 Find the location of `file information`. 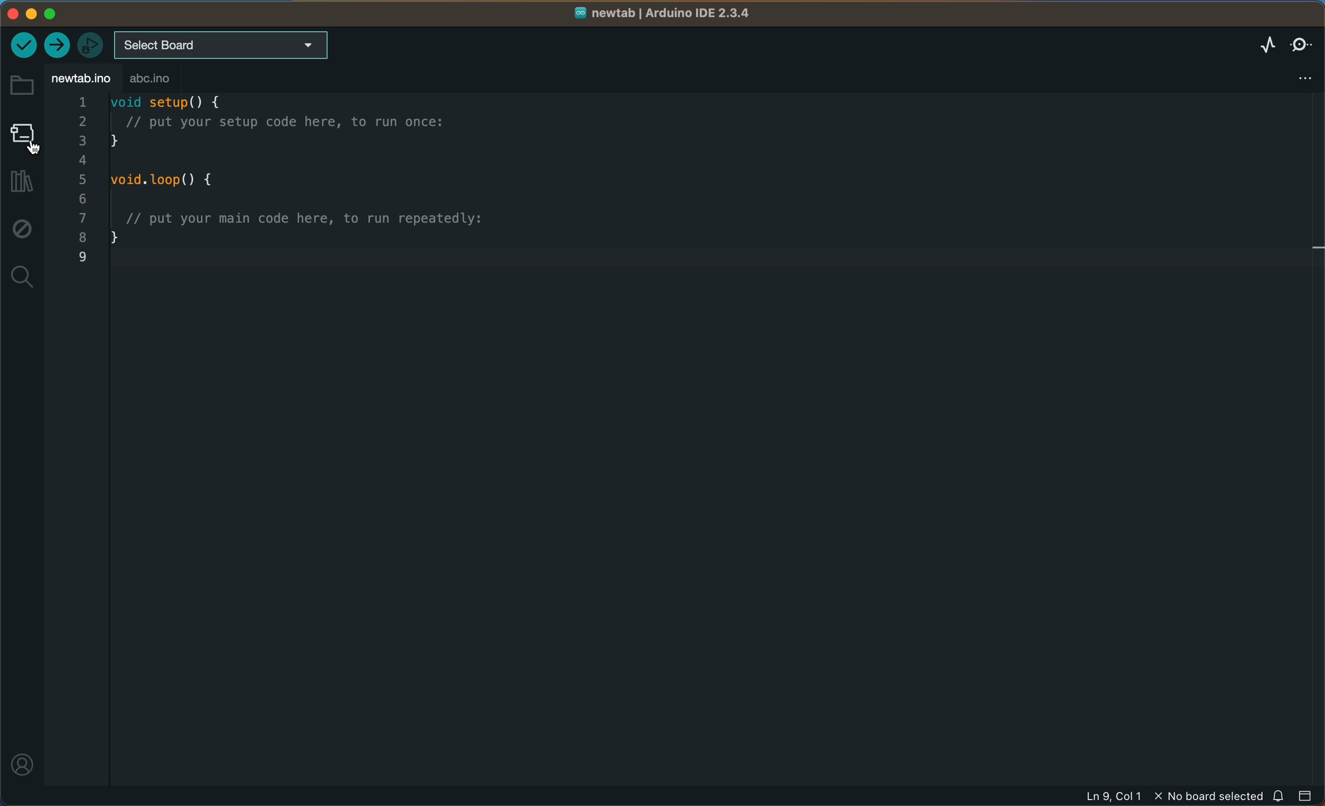

file information is located at coordinates (1142, 796).